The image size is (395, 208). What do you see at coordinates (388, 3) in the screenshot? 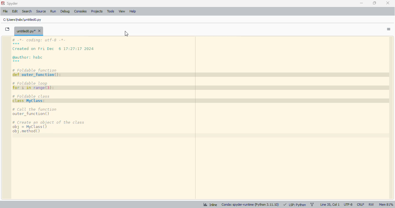
I see `close` at bounding box center [388, 3].